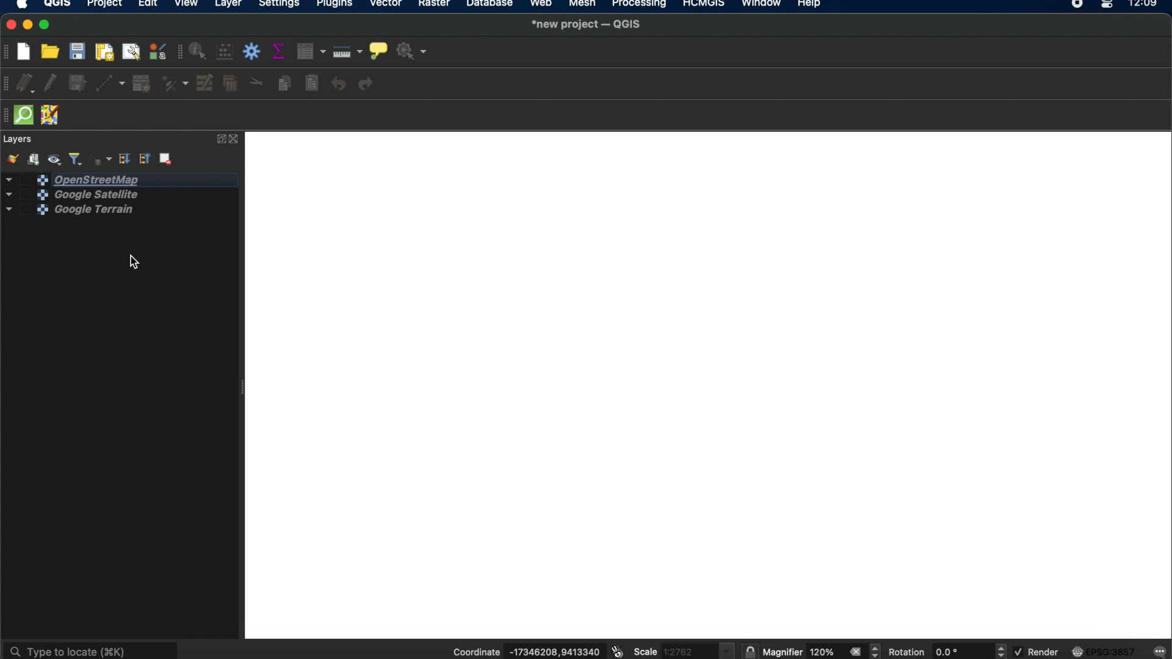  What do you see at coordinates (29, 84) in the screenshot?
I see `current edits` at bounding box center [29, 84].